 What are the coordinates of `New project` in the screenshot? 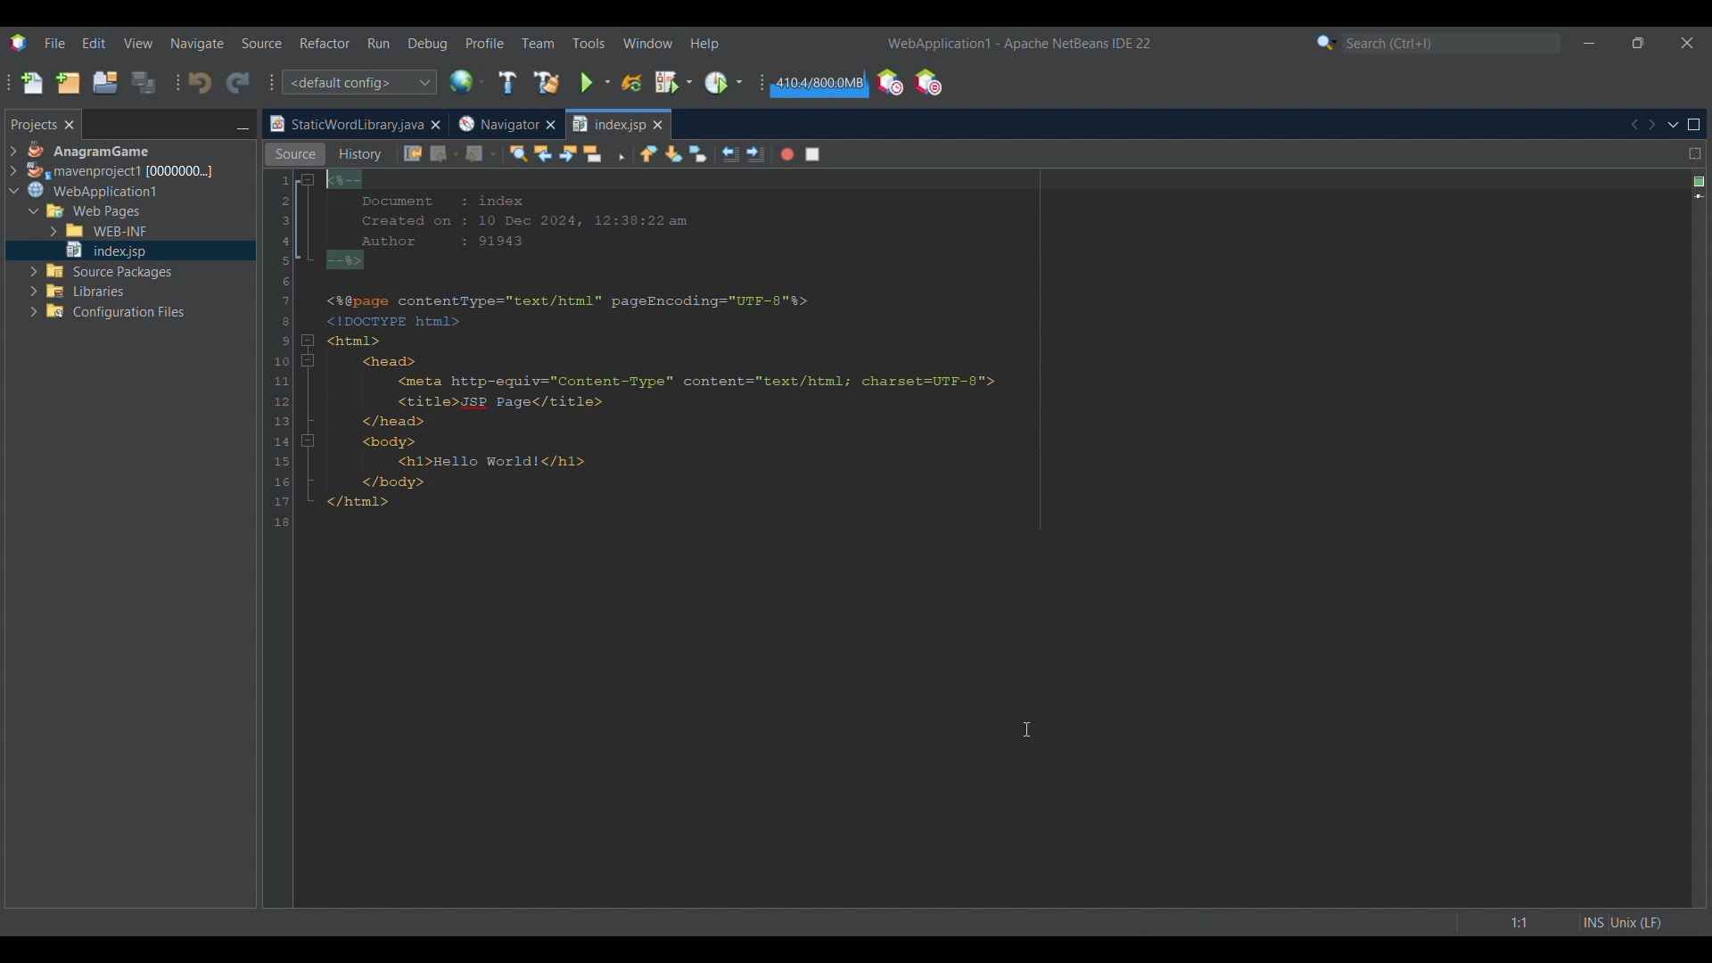 It's located at (68, 82).